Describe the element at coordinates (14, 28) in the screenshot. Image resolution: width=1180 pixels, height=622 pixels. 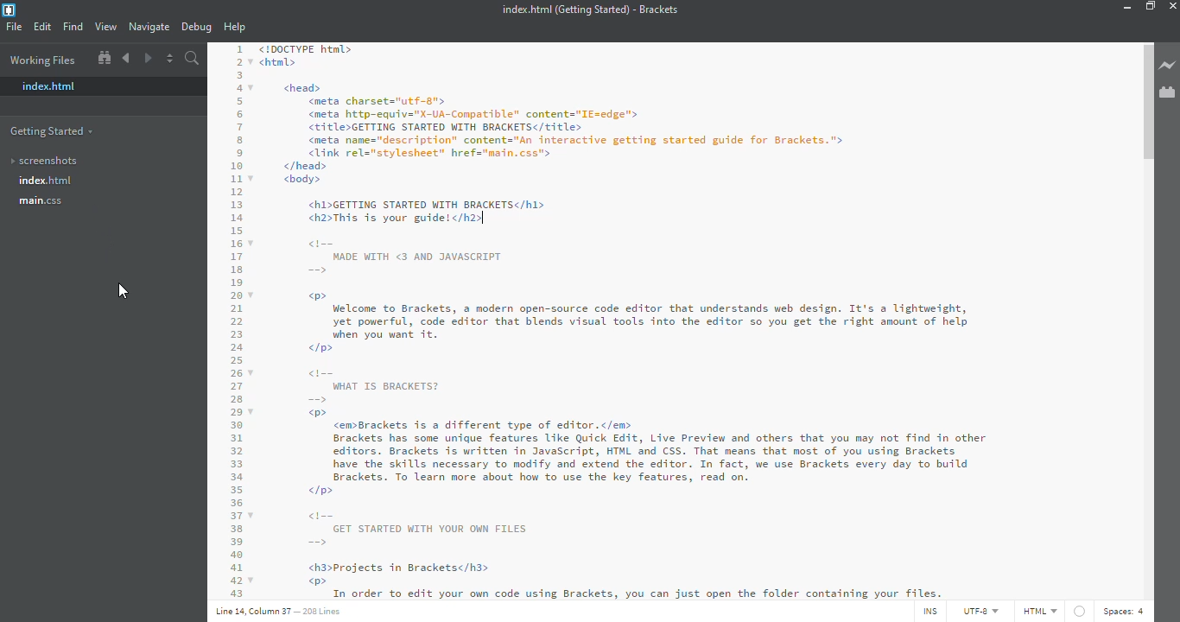
I see `file` at that location.